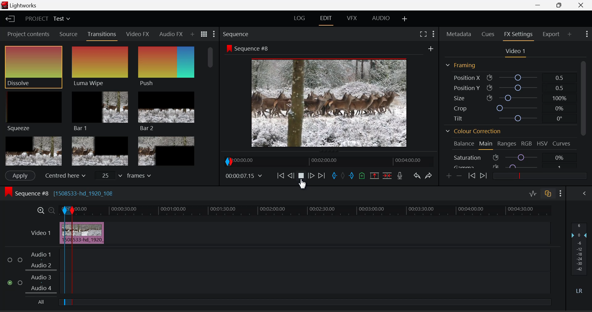 This screenshot has width=592, height=312. Describe the element at coordinates (520, 35) in the screenshot. I see `FX Settings Open` at that location.